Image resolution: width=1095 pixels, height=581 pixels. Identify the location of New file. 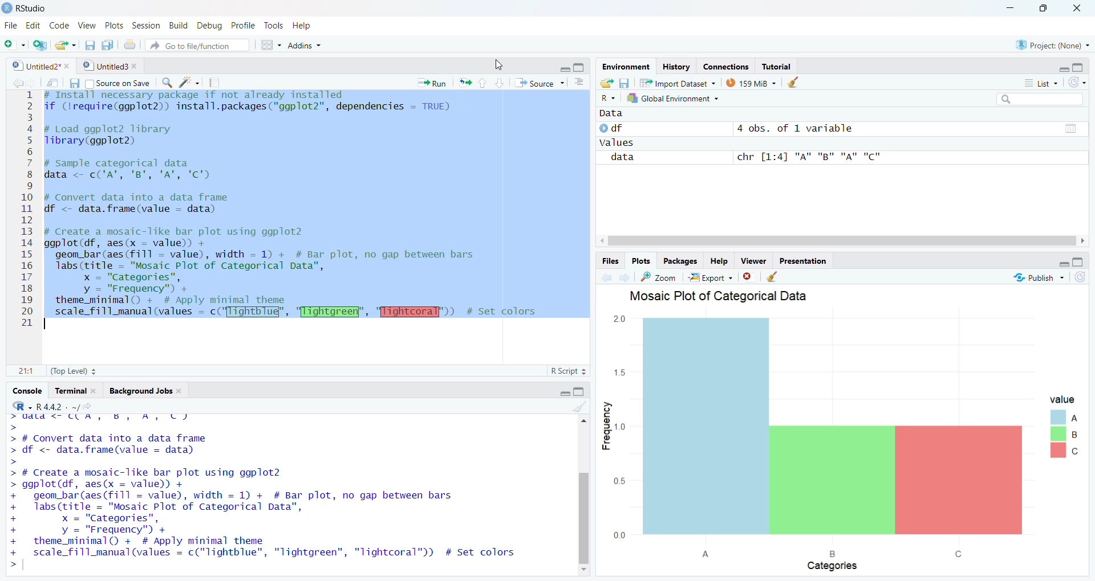
(14, 45).